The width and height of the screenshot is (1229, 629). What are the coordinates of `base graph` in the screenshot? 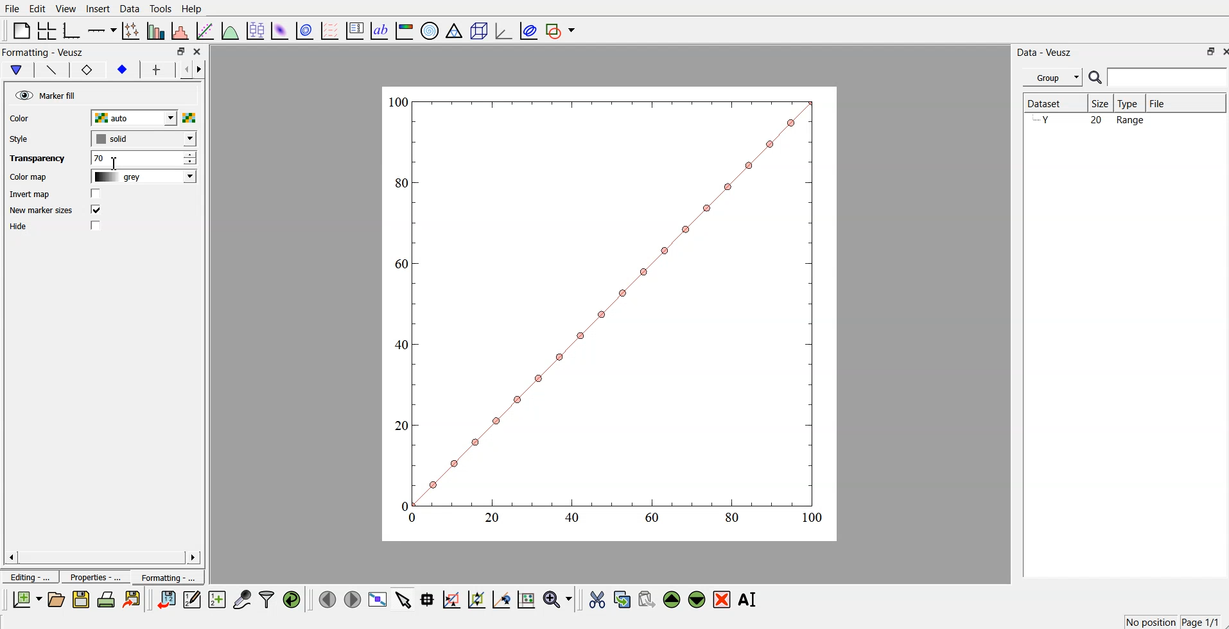 It's located at (73, 30).